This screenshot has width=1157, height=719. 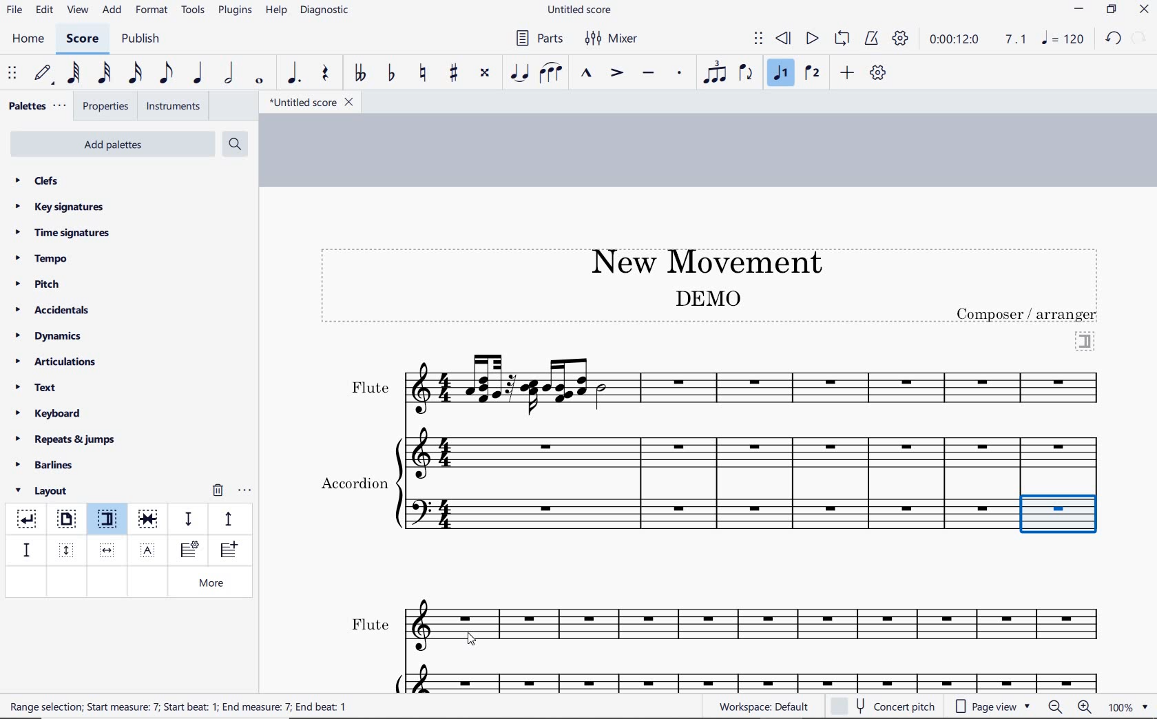 I want to click on play, so click(x=811, y=40).